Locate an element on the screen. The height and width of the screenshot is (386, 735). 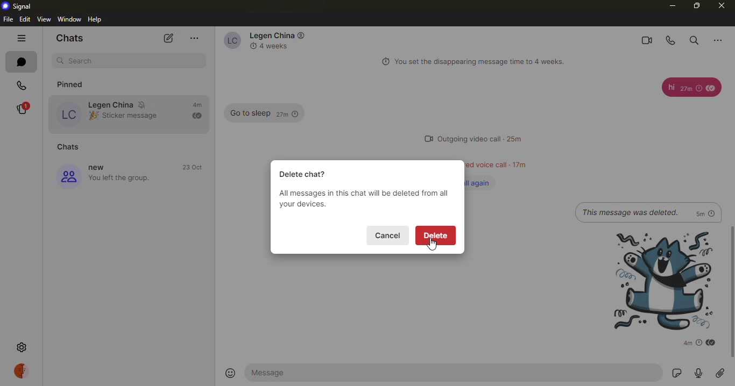
Outgoing video call is located at coordinates (470, 139).